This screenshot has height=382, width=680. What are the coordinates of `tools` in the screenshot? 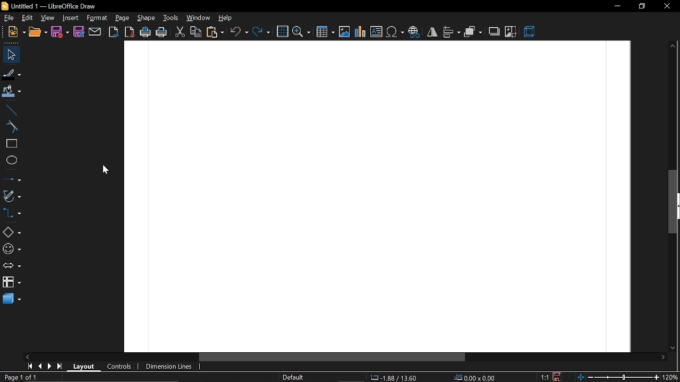 It's located at (171, 18).